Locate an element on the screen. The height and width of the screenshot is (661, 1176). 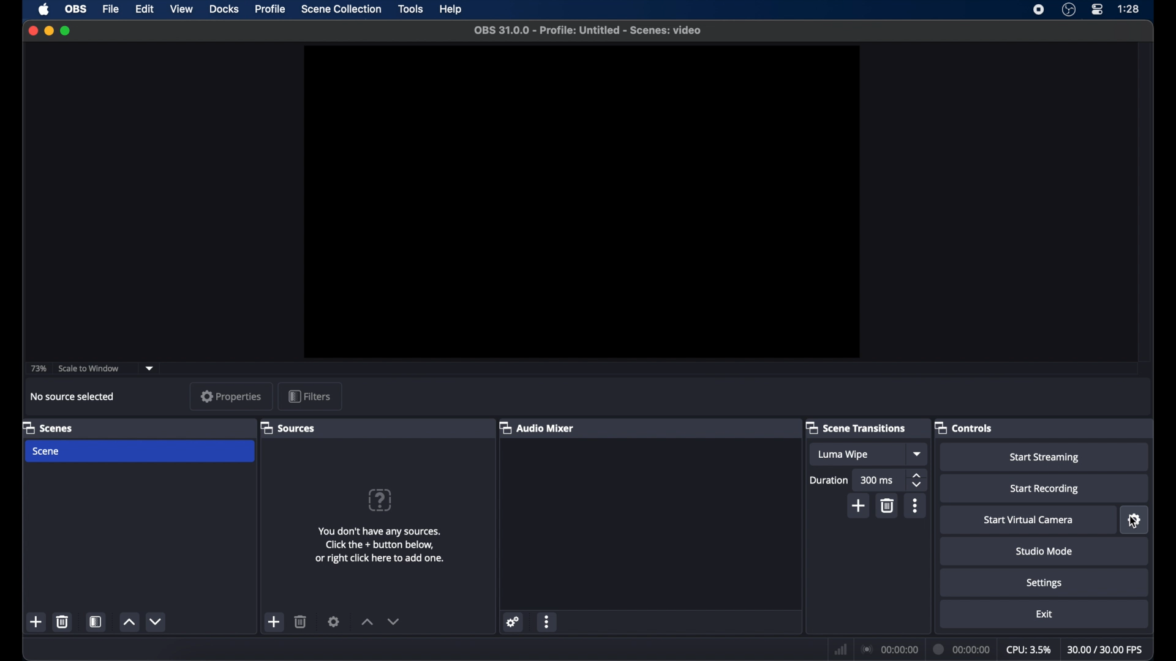
controls is located at coordinates (965, 428).